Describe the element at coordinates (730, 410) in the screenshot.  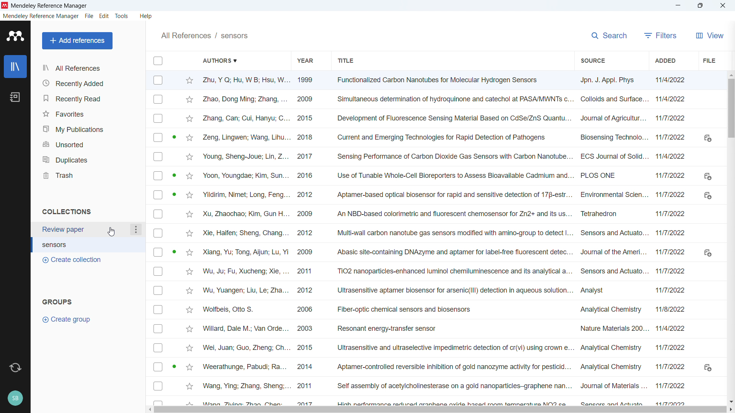
I see `Scroll right ` at that location.